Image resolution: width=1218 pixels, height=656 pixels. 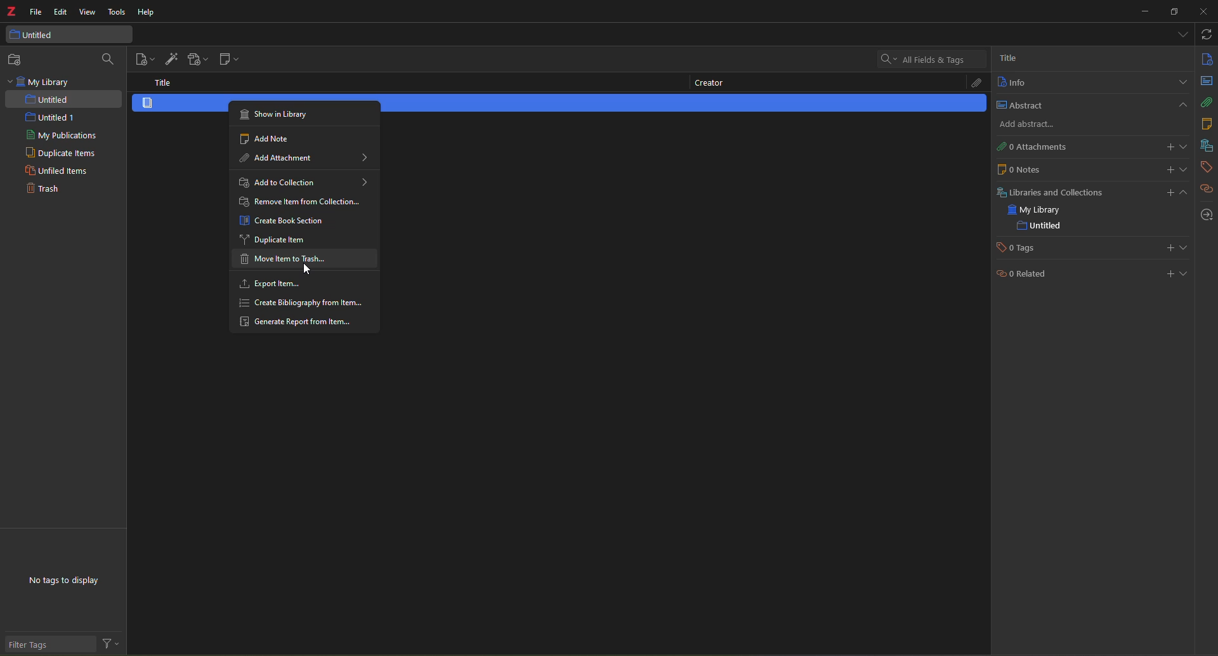 I want to click on add, so click(x=1169, y=169).